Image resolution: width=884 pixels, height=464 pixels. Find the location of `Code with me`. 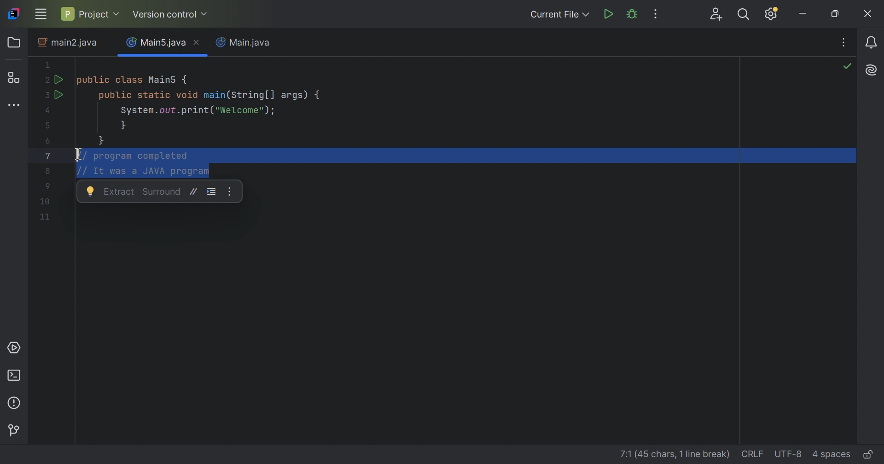

Code with me is located at coordinates (717, 14).